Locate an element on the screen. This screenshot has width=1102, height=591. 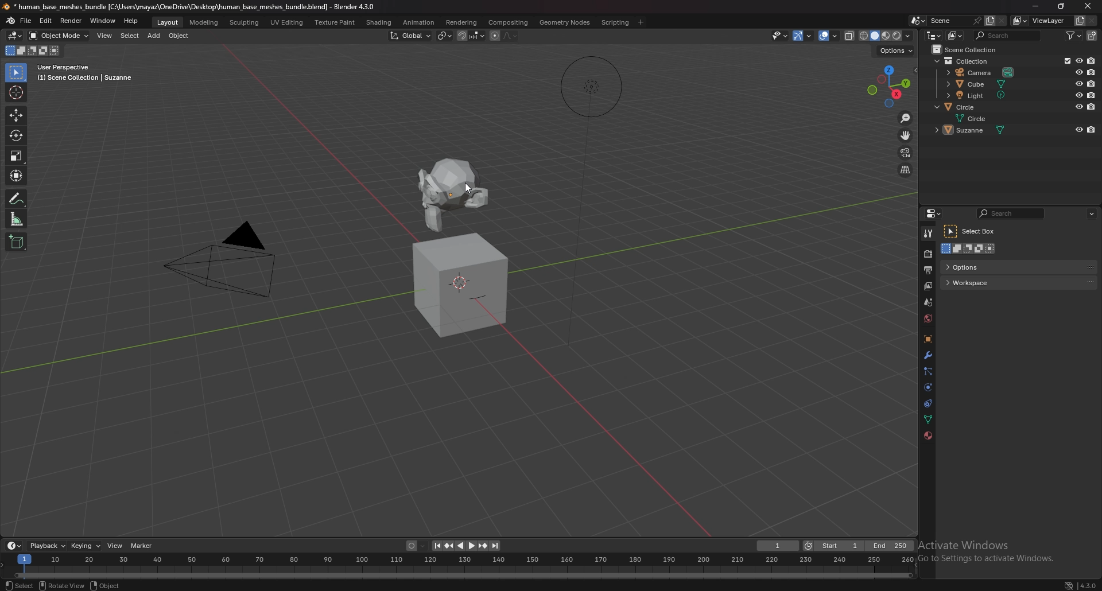
hide in viewport is located at coordinates (1078, 61).